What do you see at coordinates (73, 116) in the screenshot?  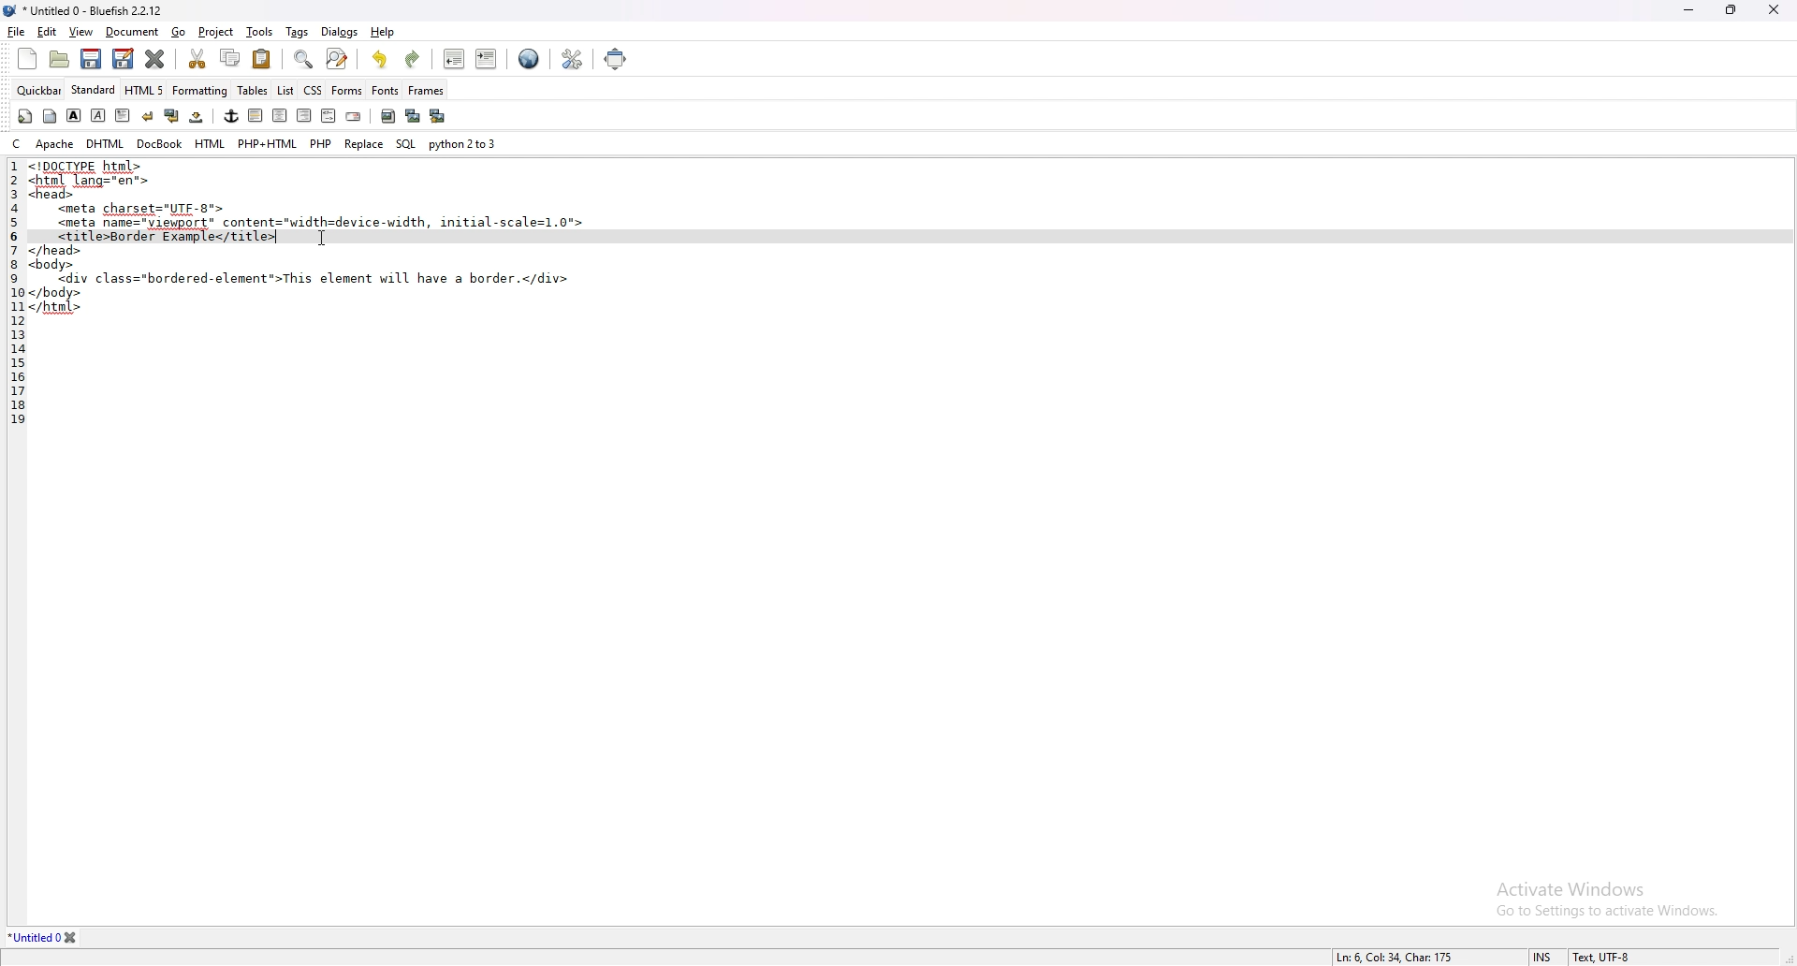 I see `bold` at bounding box center [73, 116].